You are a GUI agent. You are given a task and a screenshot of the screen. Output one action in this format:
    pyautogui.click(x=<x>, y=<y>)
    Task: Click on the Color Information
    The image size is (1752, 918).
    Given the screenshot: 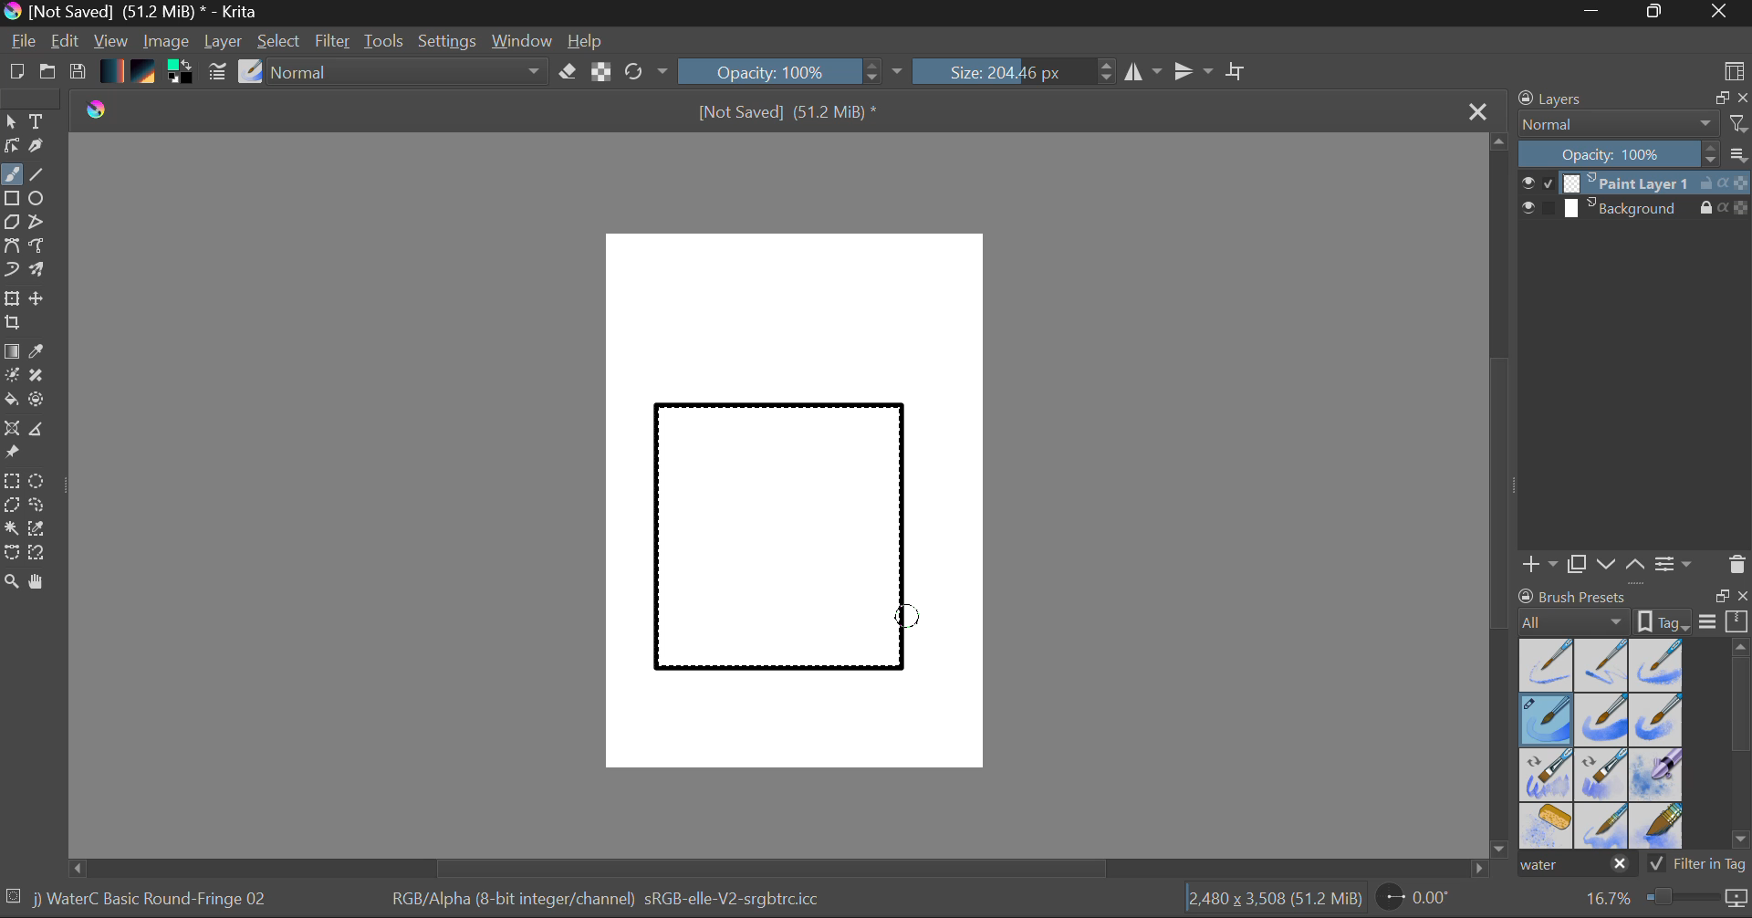 What is the action you would take?
    pyautogui.click(x=604, y=901)
    